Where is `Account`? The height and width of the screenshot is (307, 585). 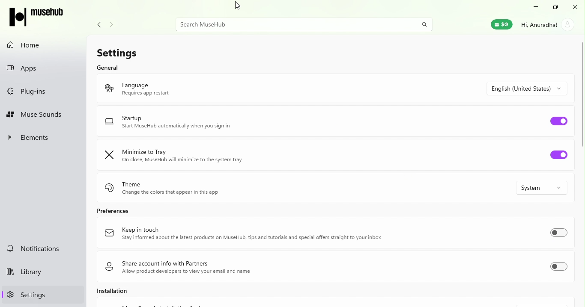 Account is located at coordinates (547, 27).